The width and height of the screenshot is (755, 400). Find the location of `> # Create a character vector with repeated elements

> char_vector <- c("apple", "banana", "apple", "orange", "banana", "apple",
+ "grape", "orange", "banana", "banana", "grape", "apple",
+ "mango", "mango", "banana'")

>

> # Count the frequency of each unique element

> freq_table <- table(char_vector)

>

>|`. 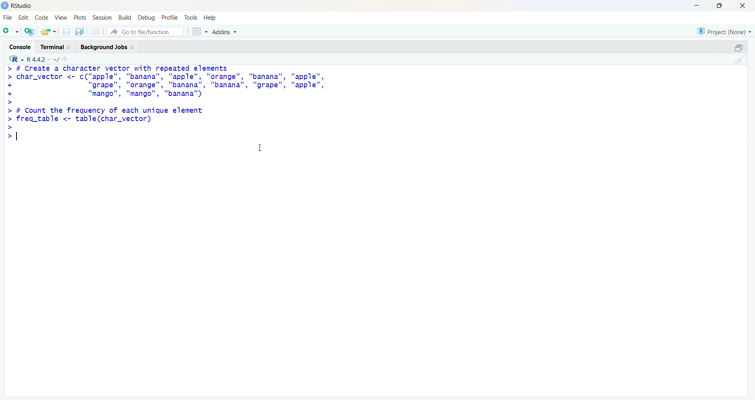

> # Create a character vector with repeated elements

> char_vector <- c("apple", "banana", "apple", "orange", "banana", "apple",
+ "grape", "orange", "banana", "banana", "grape", "apple",
+ "mango", "mango", "banana'")

>

> # Count the frequency of each unique element

> freq_table <- table(char_vector)

>

>| is located at coordinates (182, 102).